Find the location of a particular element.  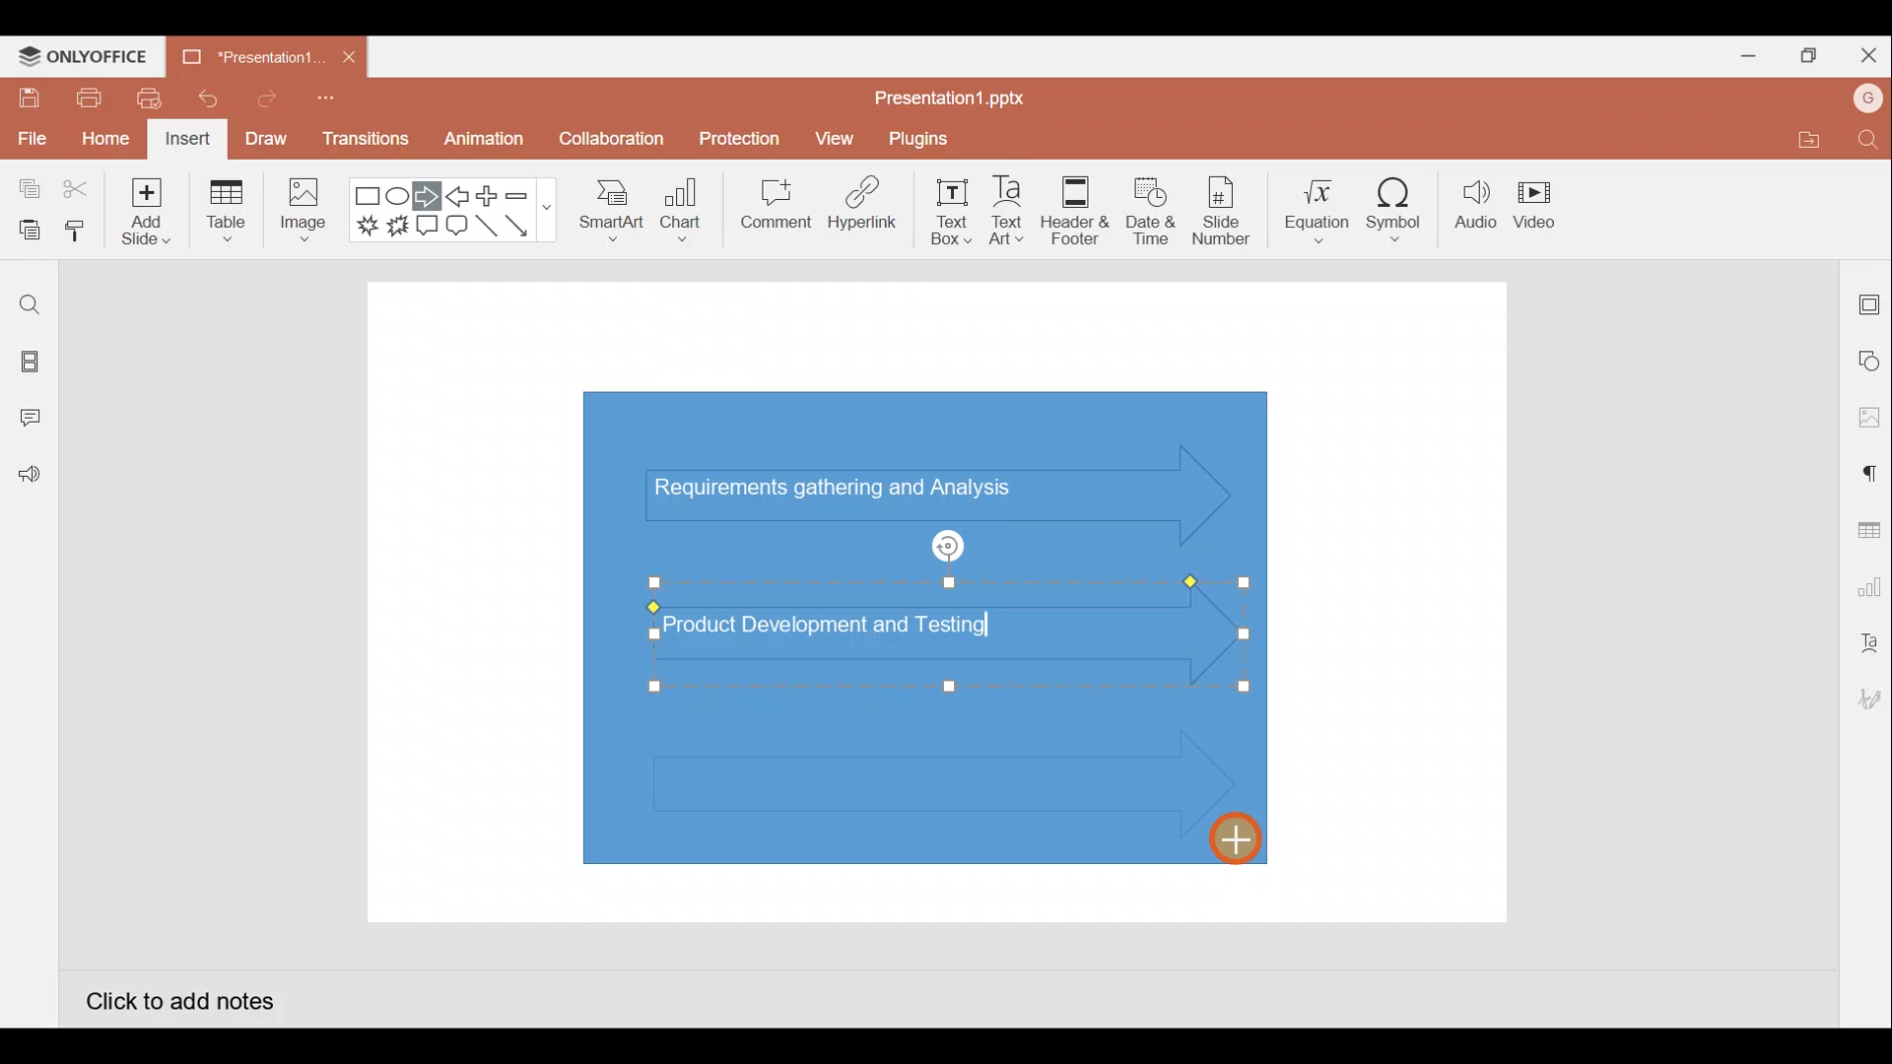

Table settings is located at coordinates (1864, 528).